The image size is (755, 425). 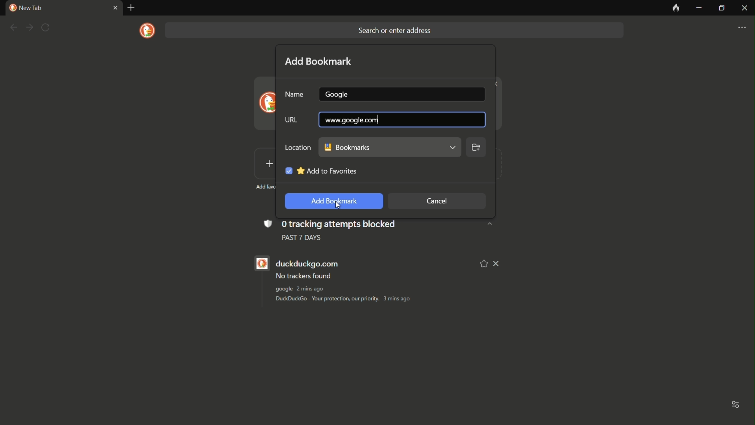 What do you see at coordinates (401, 121) in the screenshot?
I see `www.google.com` at bounding box center [401, 121].